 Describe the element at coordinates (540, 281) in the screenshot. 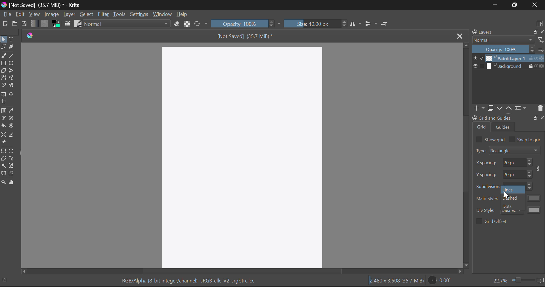

I see `icon` at that location.